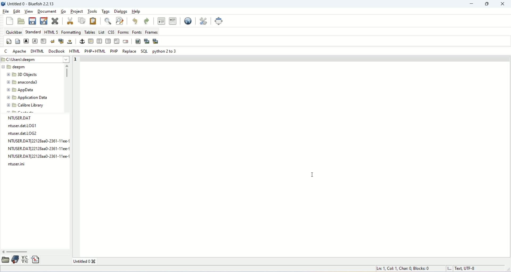 The image size is (511, 272). Describe the element at coordinates (56, 51) in the screenshot. I see `Docbook` at that location.